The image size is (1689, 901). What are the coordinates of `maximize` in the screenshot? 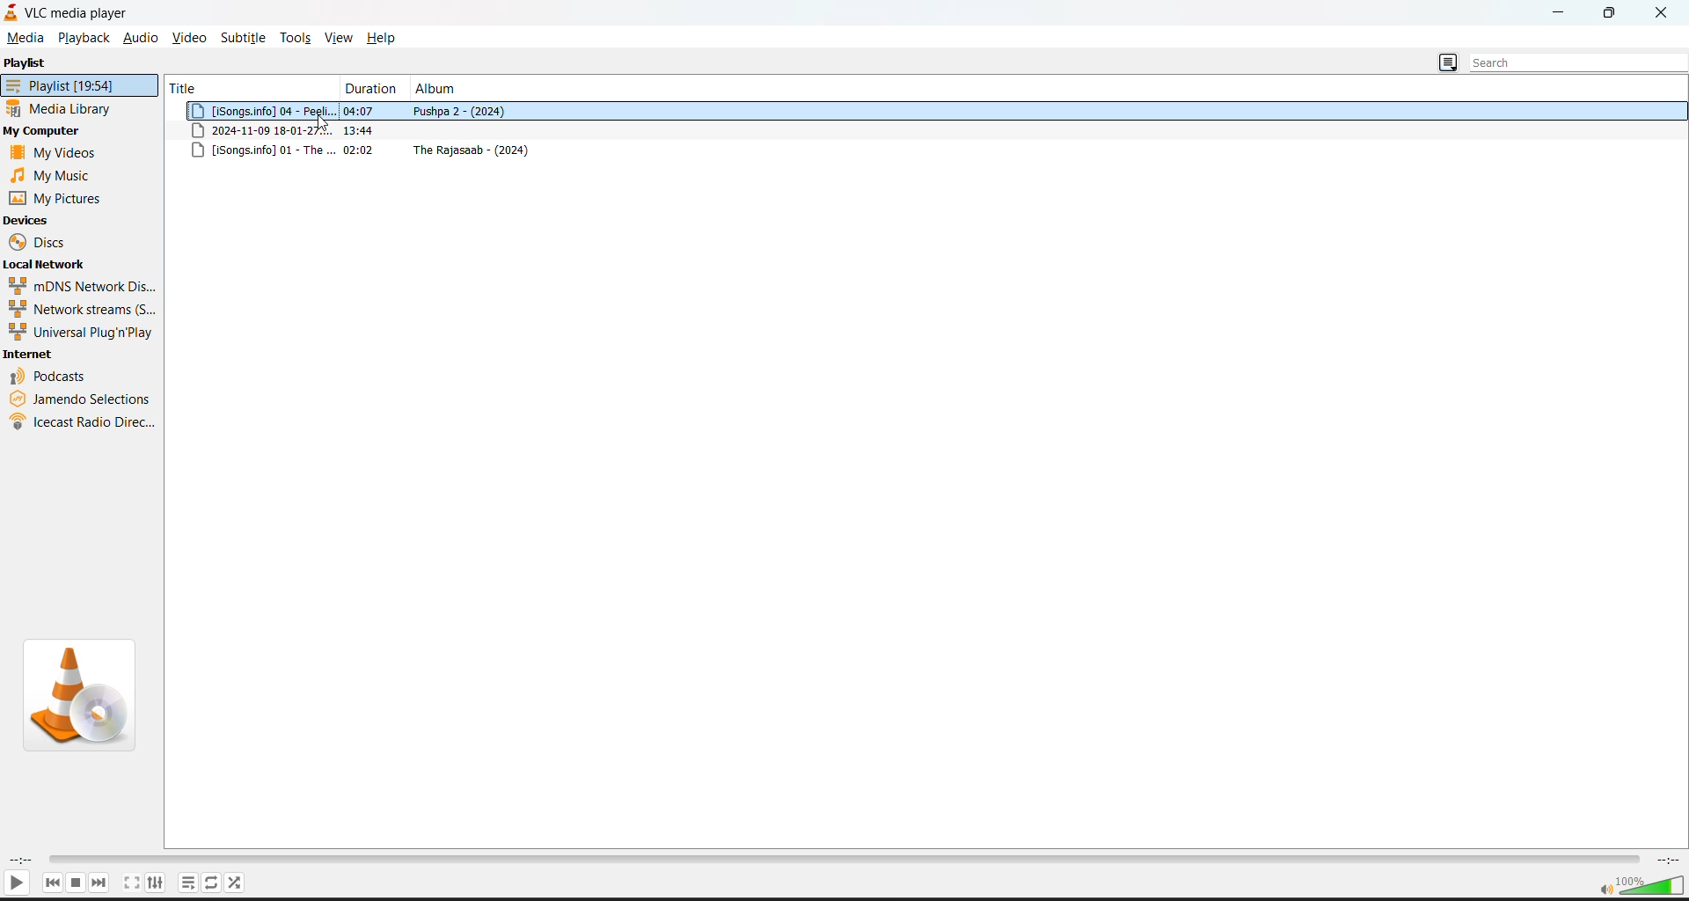 It's located at (1610, 13).